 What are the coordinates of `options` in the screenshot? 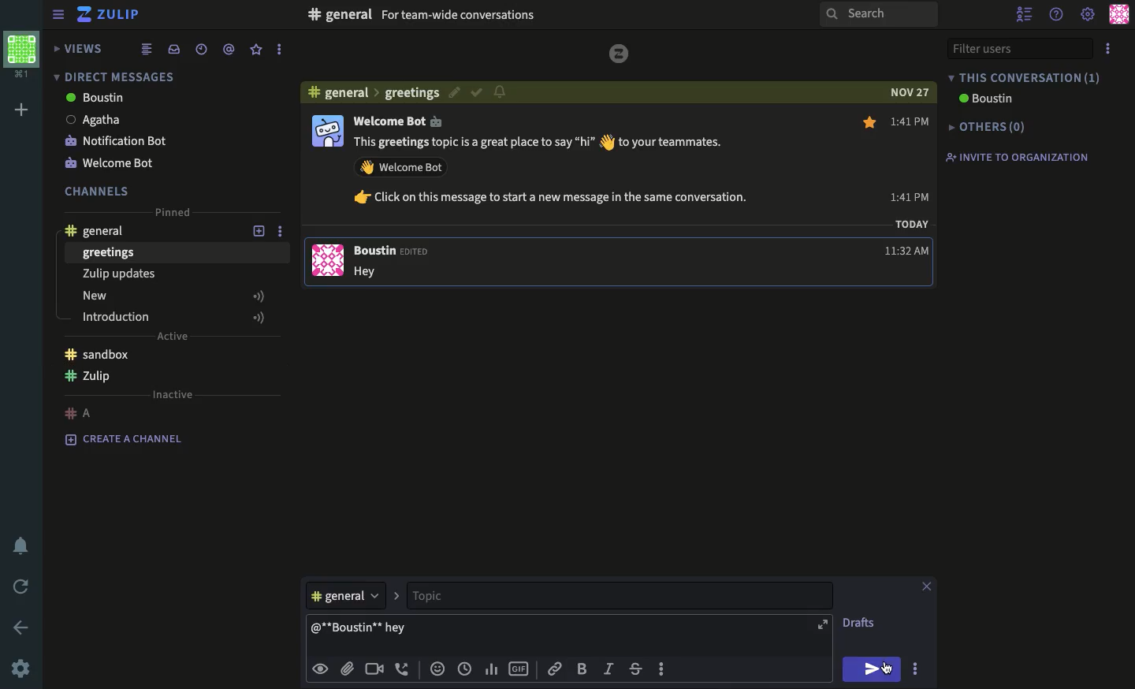 It's located at (663, 668).